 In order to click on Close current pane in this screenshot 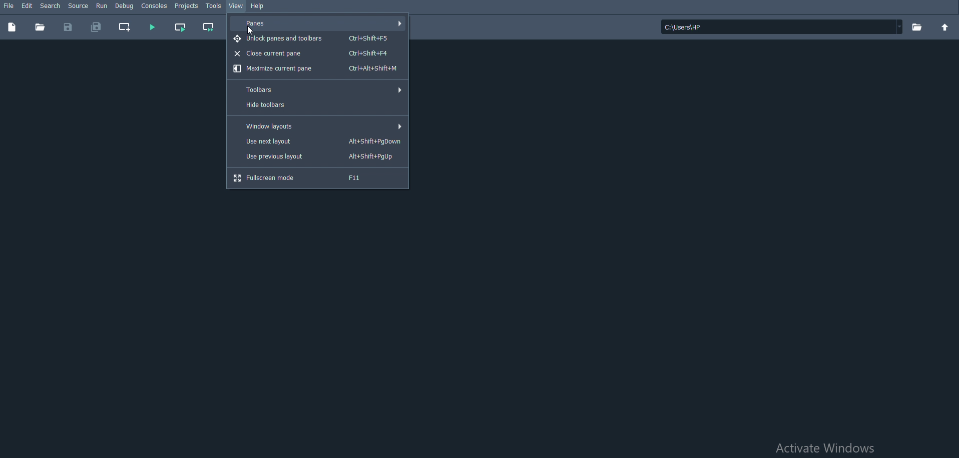, I will do `click(316, 53)`.